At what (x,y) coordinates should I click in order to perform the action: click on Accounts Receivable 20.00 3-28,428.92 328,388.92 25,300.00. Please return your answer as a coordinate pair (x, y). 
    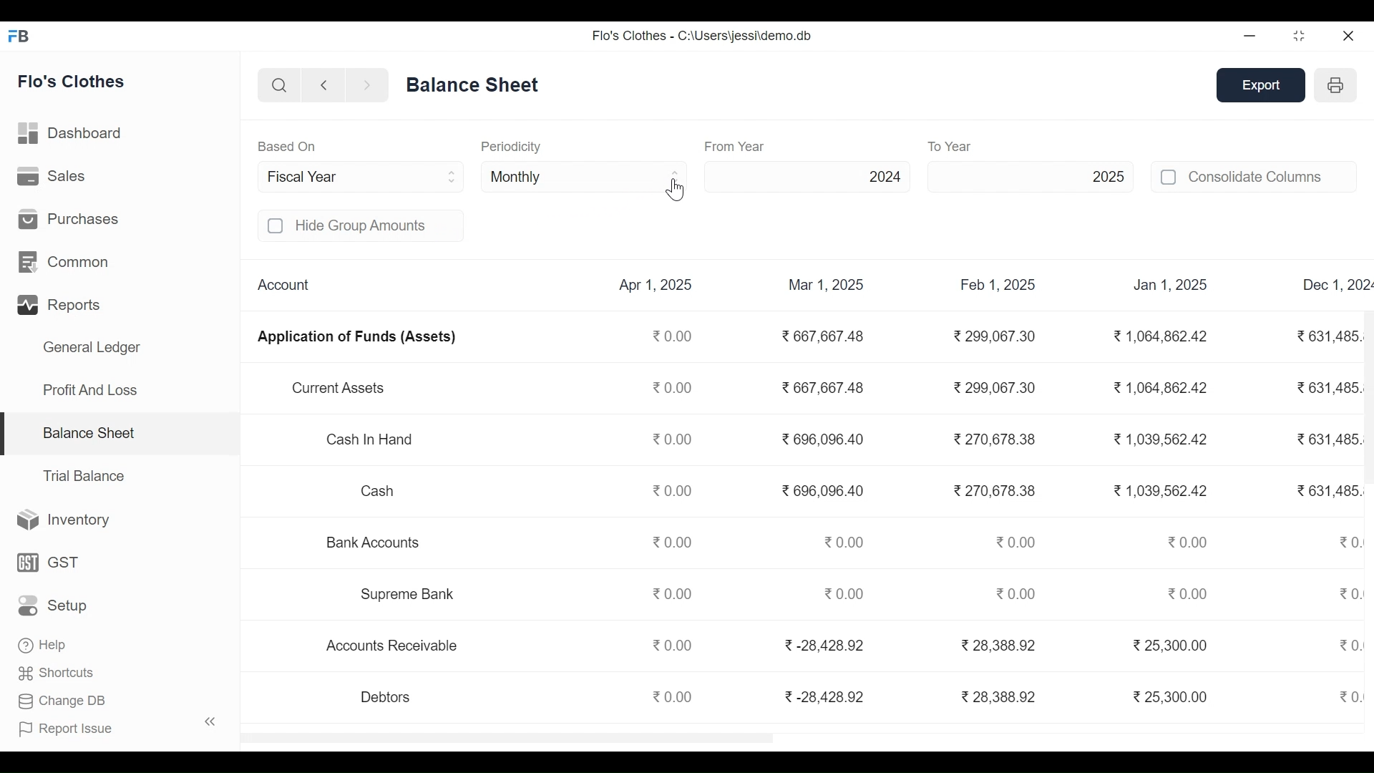
    Looking at the image, I should click on (766, 646).